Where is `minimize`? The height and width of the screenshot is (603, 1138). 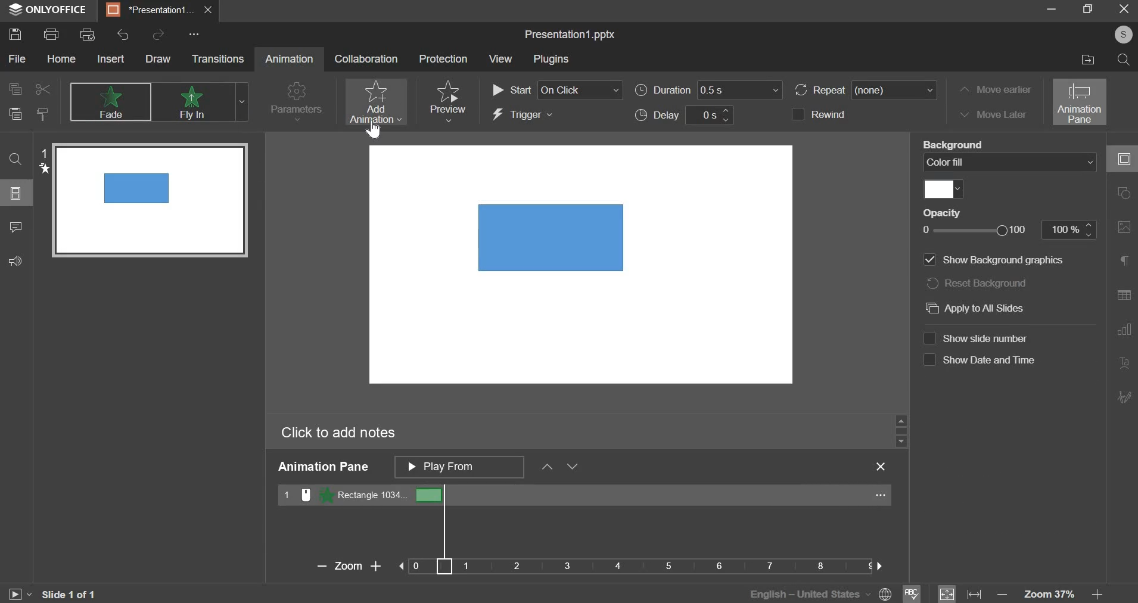 minimize is located at coordinates (1049, 10).